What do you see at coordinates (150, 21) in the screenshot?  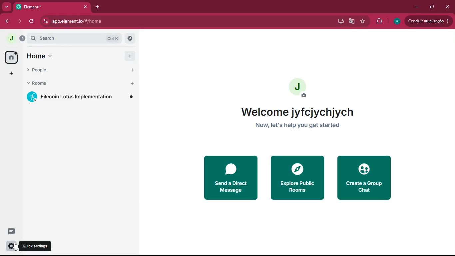 I see `app.elementio/#/home` at bounding box center [150, 21].